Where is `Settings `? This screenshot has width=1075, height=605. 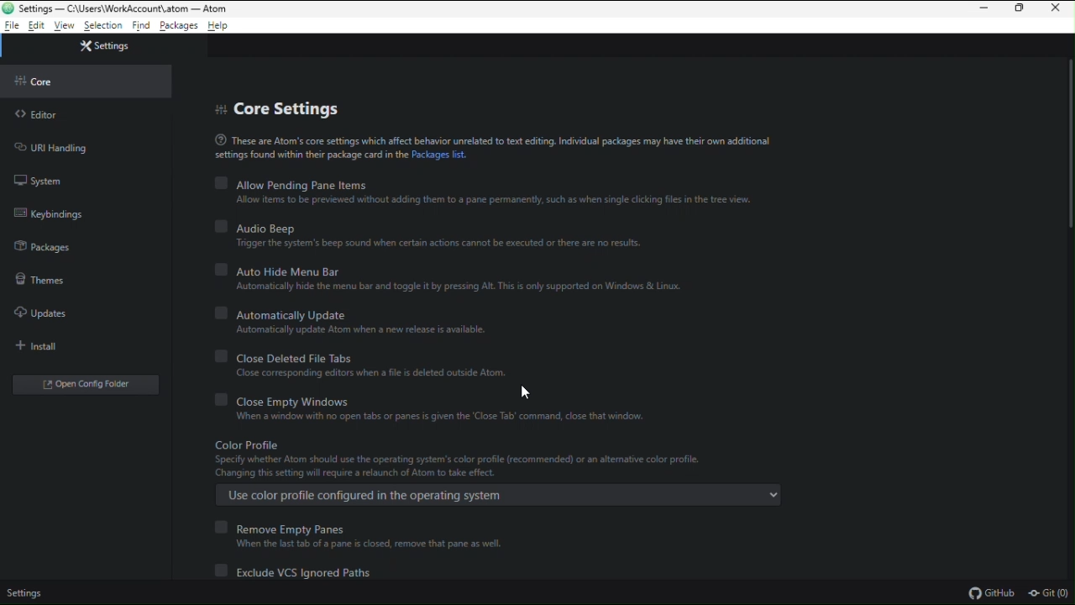
Settings  is located at coordinates (25, 595).